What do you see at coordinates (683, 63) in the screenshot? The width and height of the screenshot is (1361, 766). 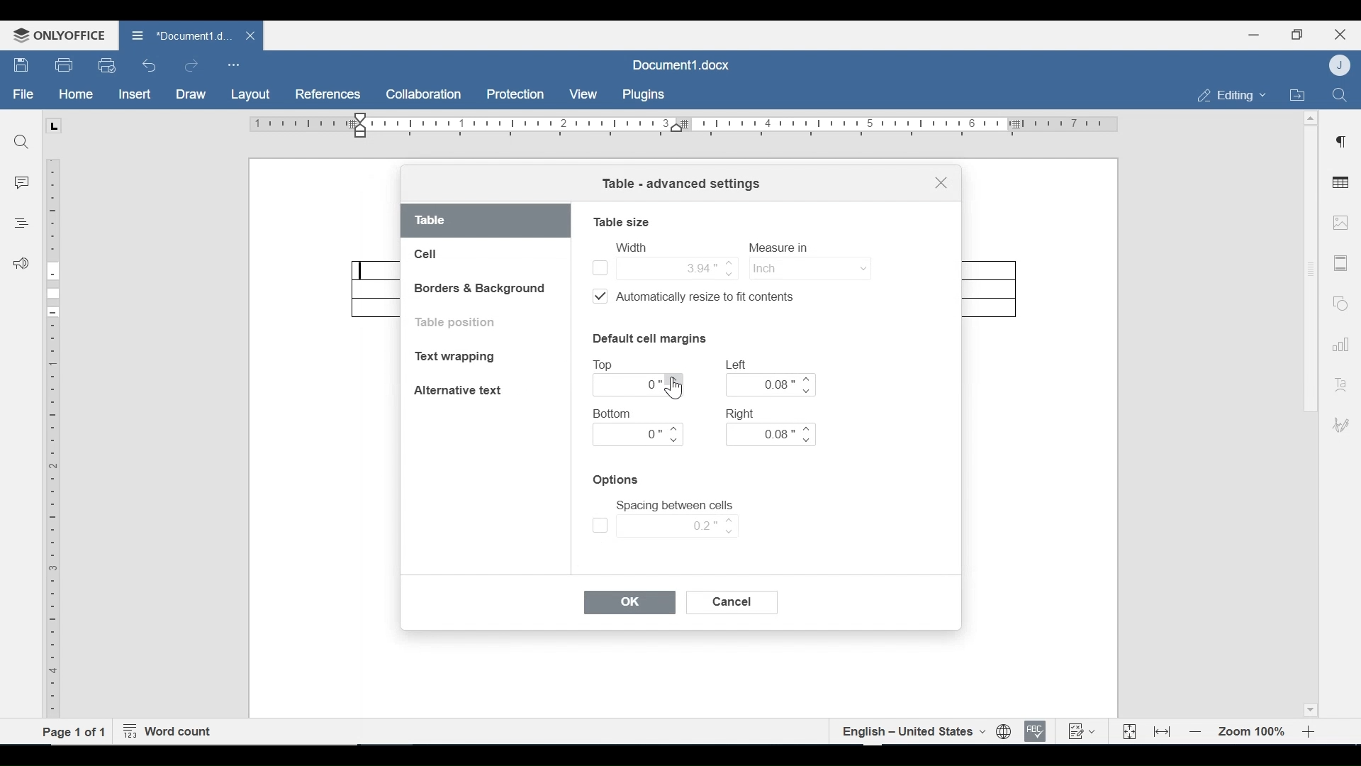 I see `Document1.docx` at bounding box center [683, 63].